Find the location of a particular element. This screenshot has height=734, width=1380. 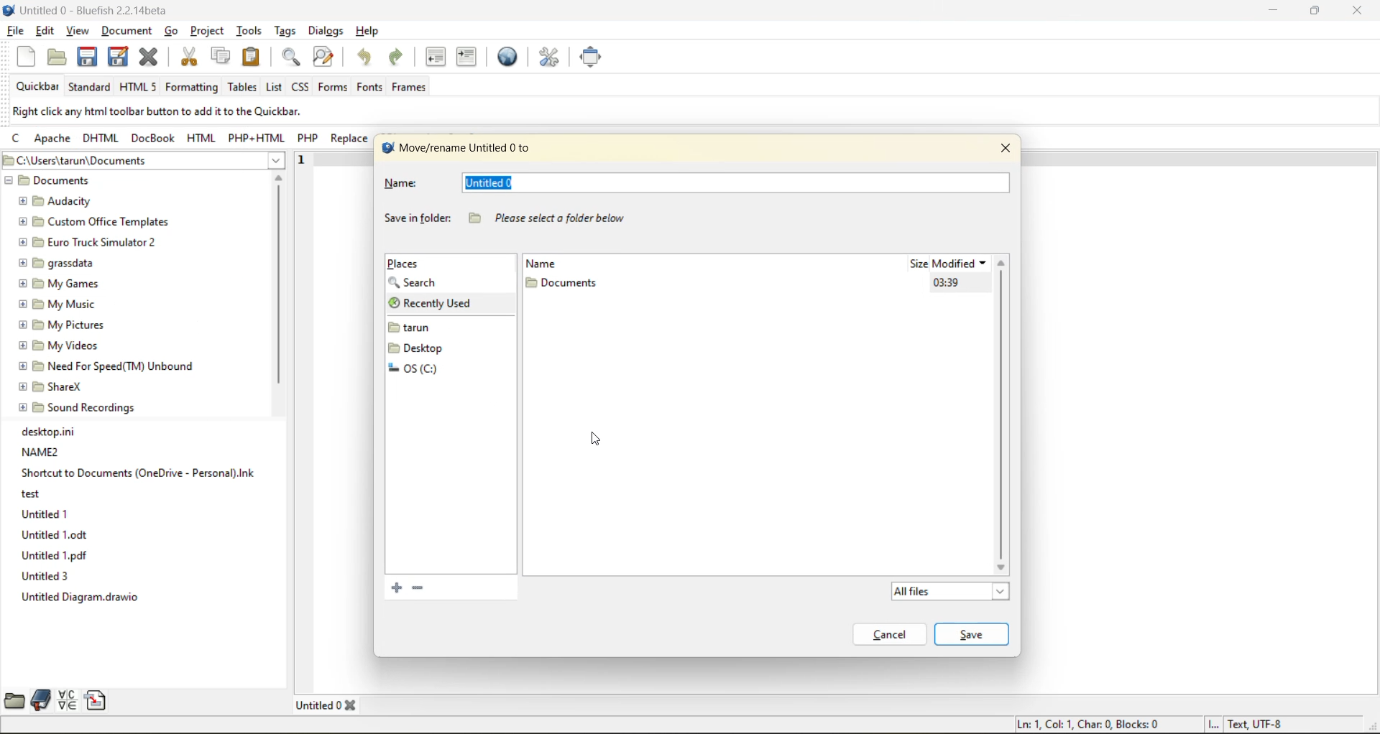

name is located at coordinates (551, 263).